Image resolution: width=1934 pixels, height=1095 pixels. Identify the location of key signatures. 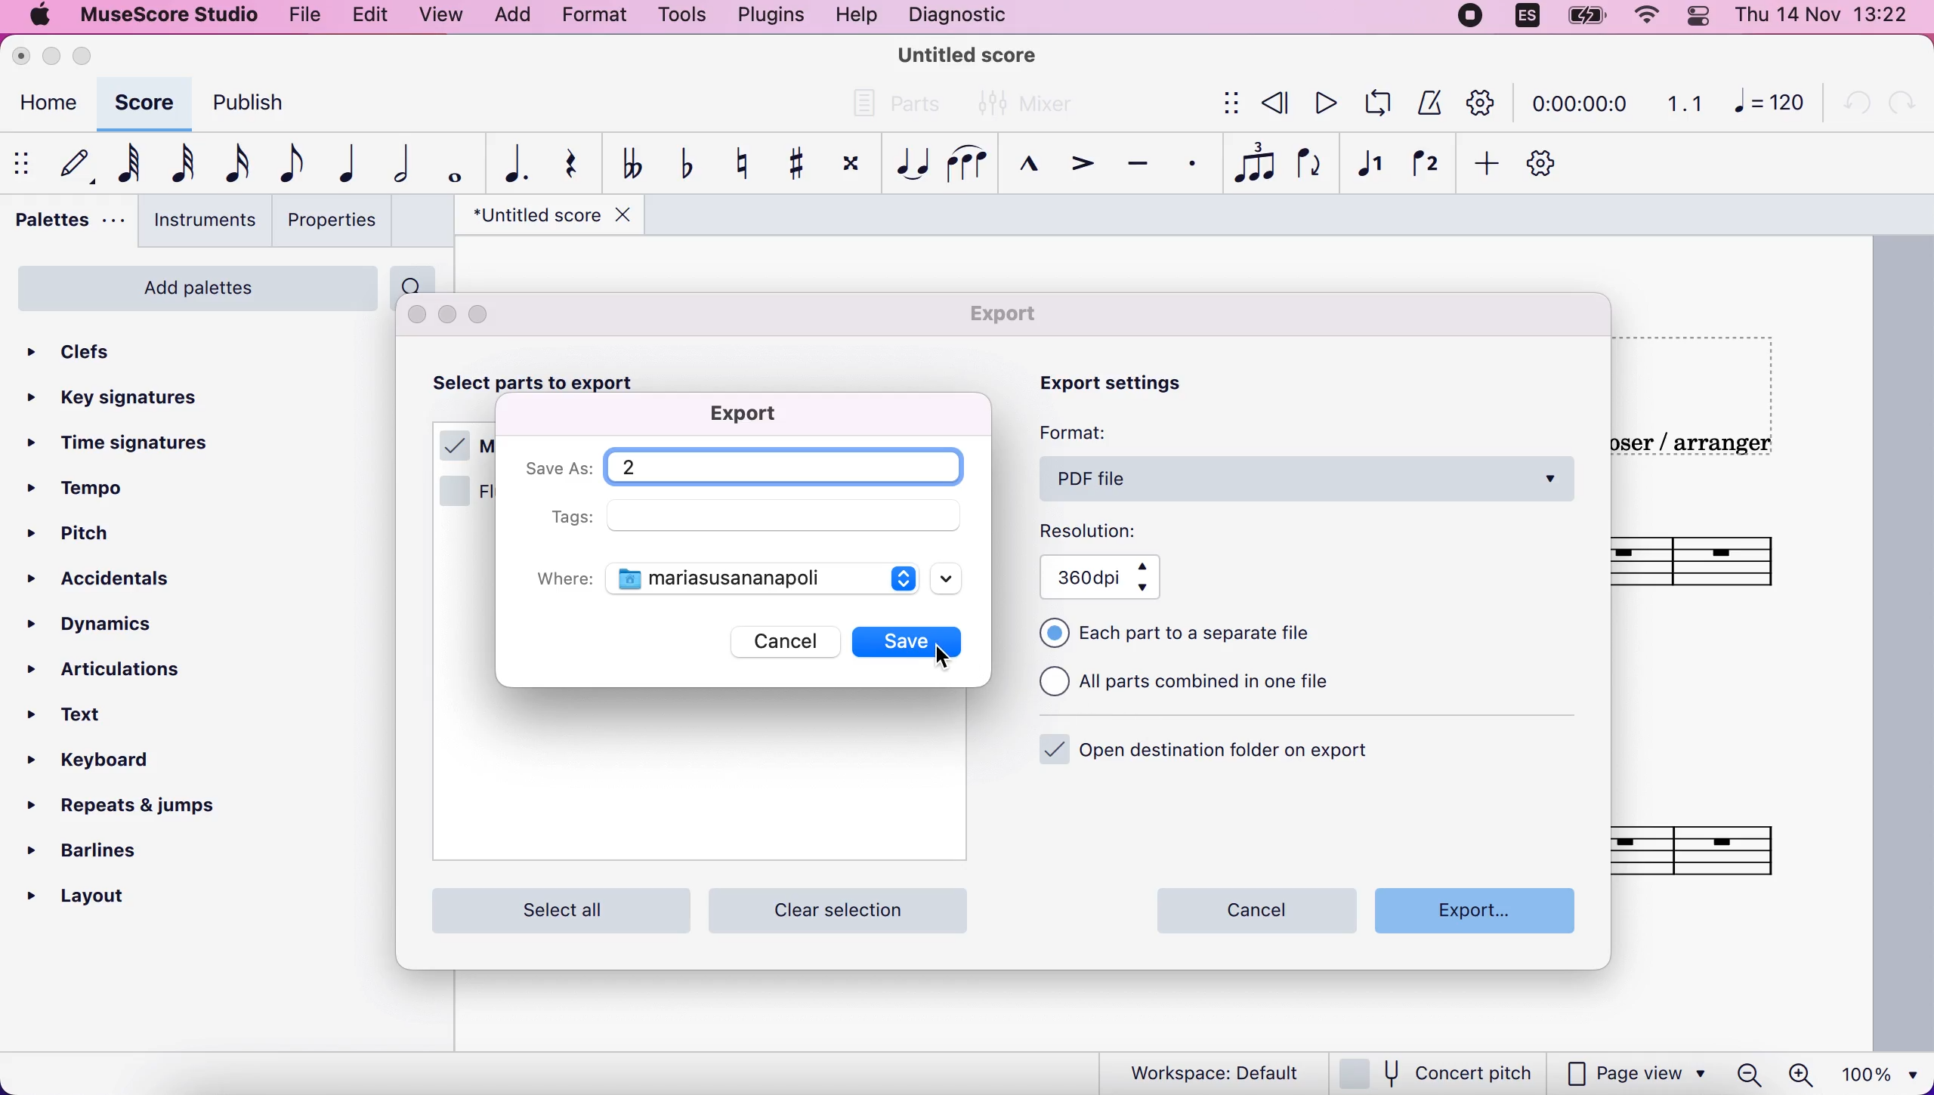
(125, 399).